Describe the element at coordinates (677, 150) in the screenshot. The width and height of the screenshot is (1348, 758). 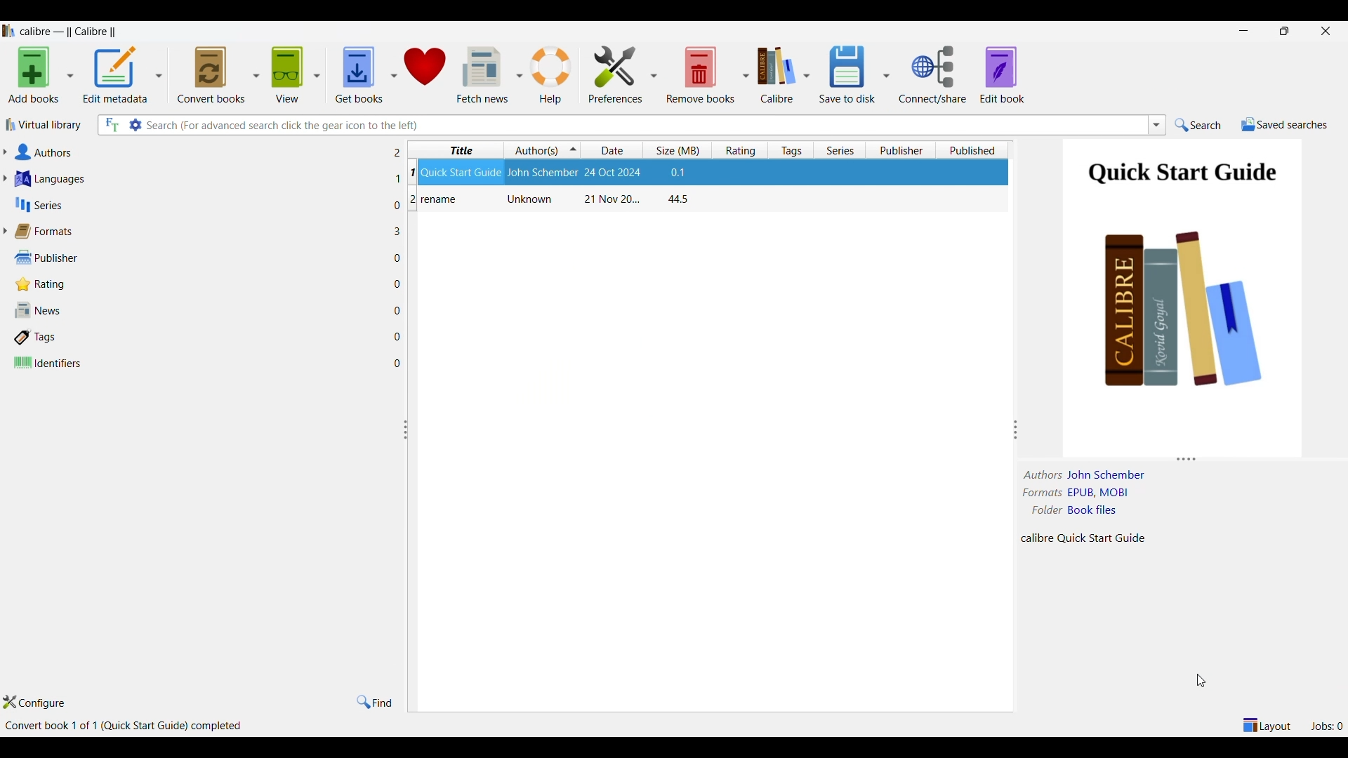
I see `Size column` at that location.